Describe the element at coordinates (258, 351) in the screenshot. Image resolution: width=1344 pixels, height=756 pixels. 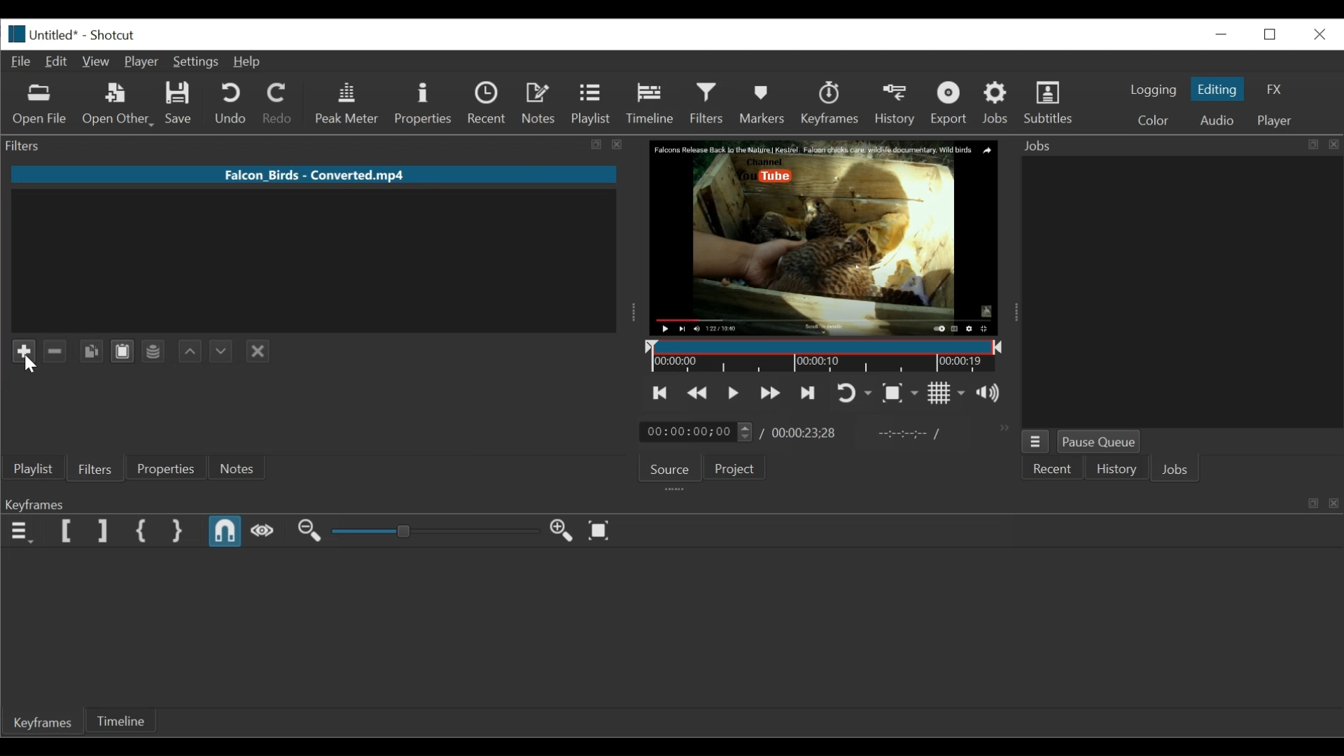
I see `Deselect the filter` at that location.